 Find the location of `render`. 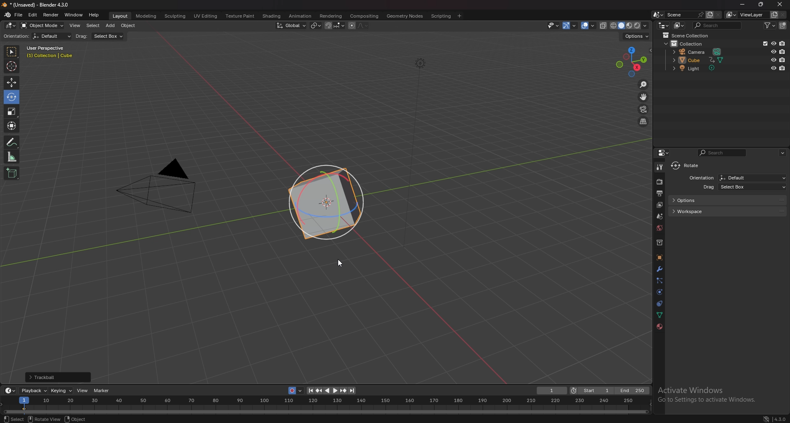

render is located at coordinates (660, 182).